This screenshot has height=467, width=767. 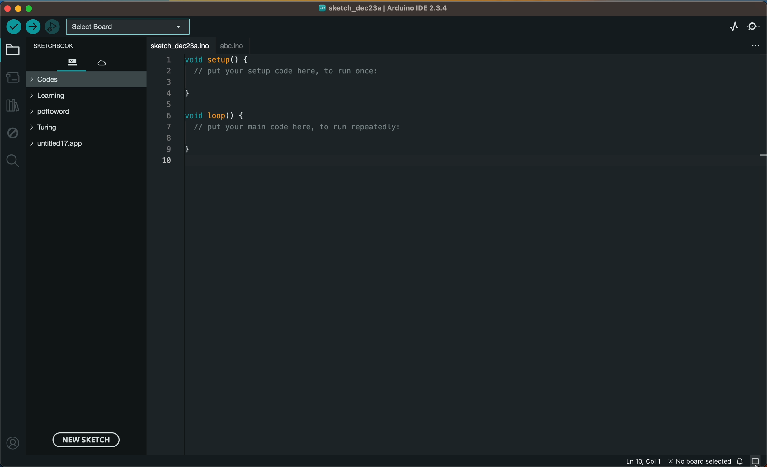 What do you see at coordinates (731, 26) in the screenshot?
I see `serial plotter` at bounding box center [731, 26].